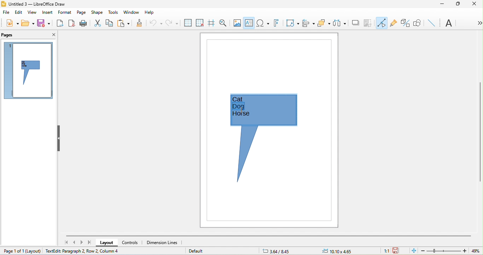 The height and width of the screenshot is (255, 483). What do you see at coordinates (10, 23) in the screenshot?
I see `new` at bounding box center [10, 23].